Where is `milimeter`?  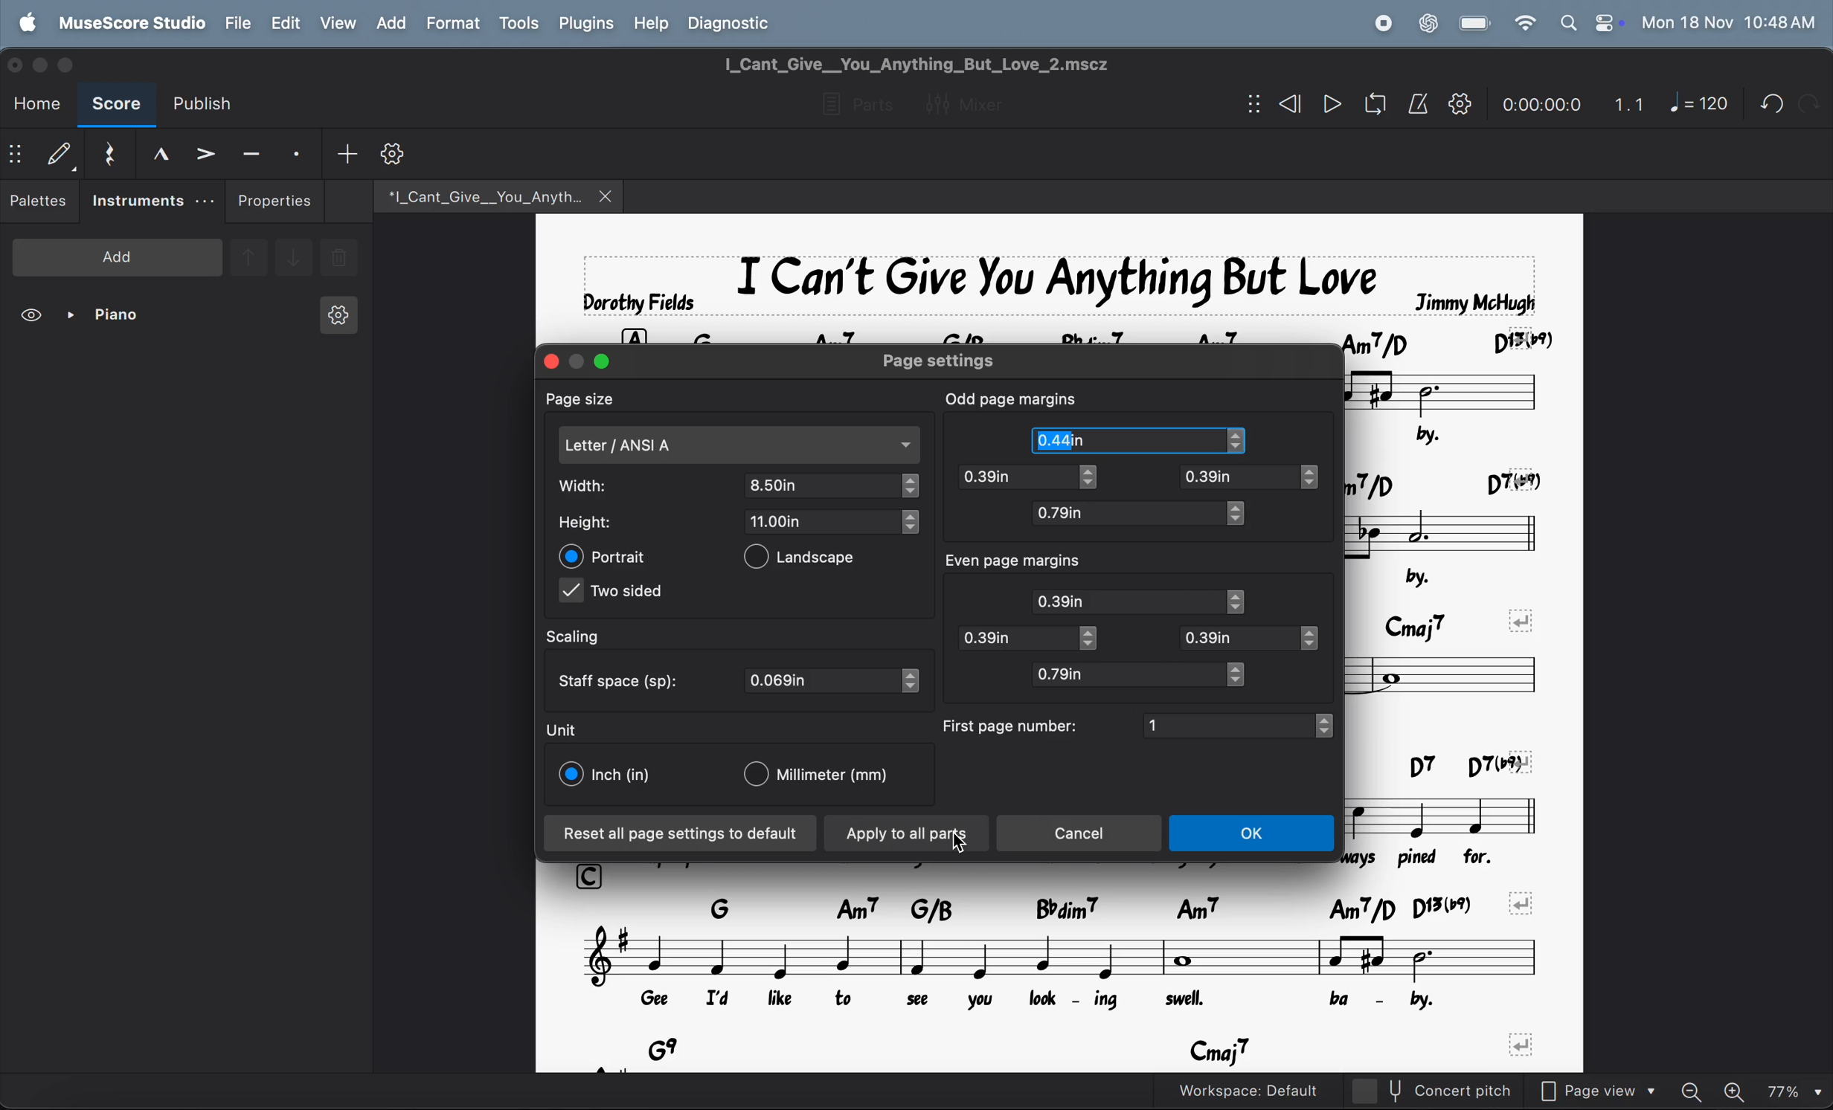
milimeter is located at coordinates (825, 776).